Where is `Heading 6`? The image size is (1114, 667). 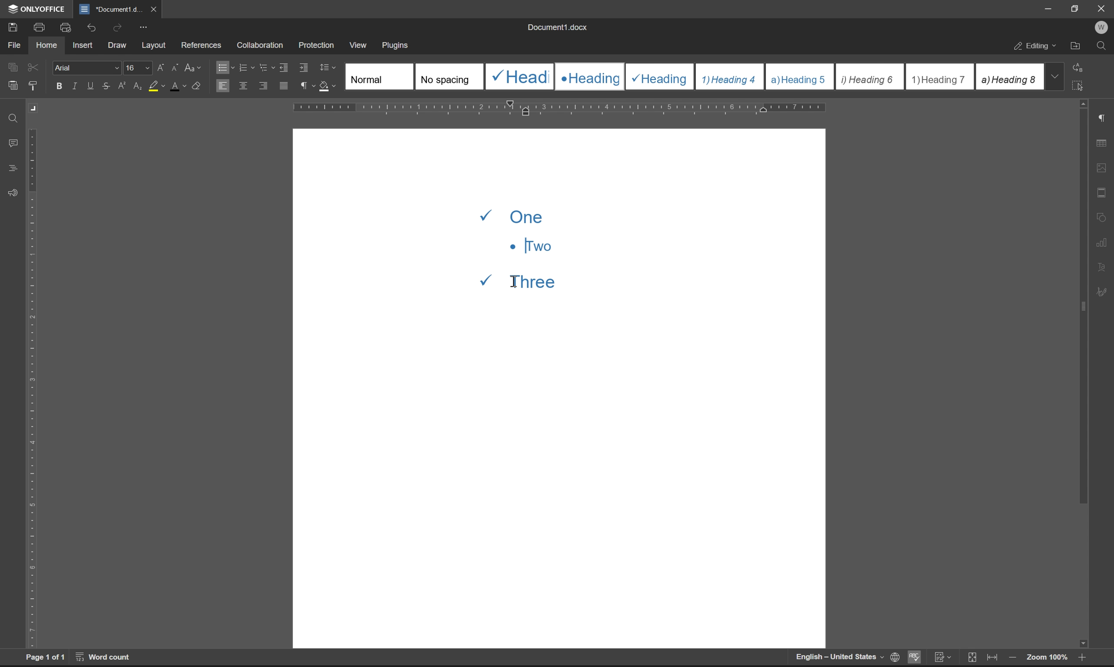 Heading 6 is located at coordinates (869, 77).